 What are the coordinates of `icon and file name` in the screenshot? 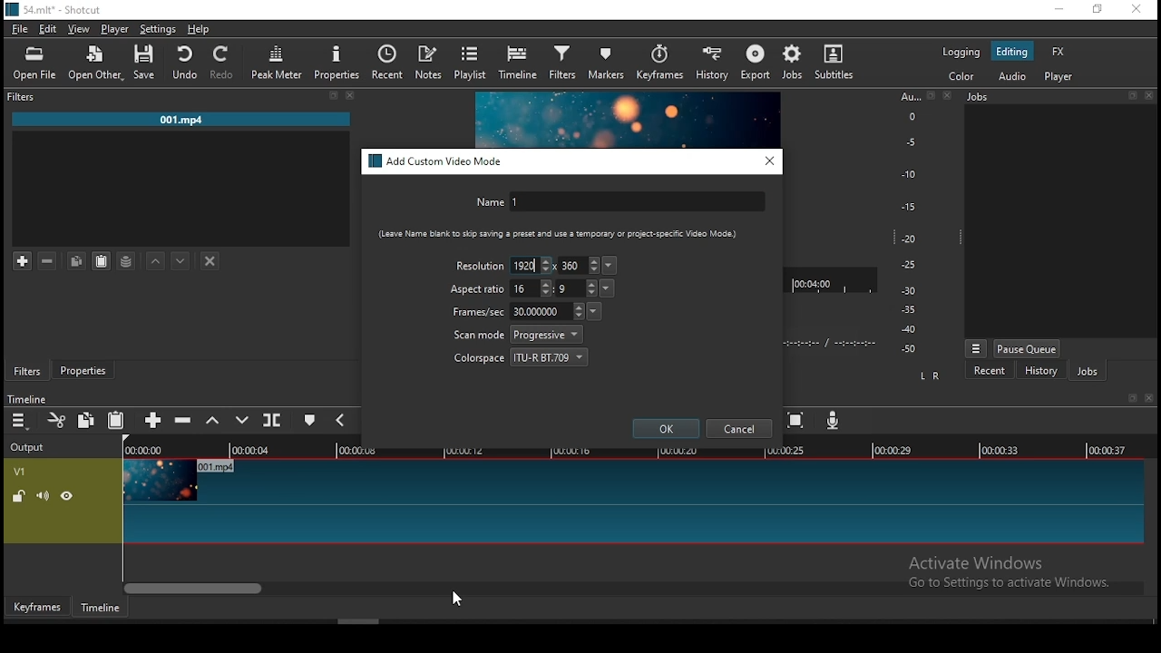 It's located at (56, 8).